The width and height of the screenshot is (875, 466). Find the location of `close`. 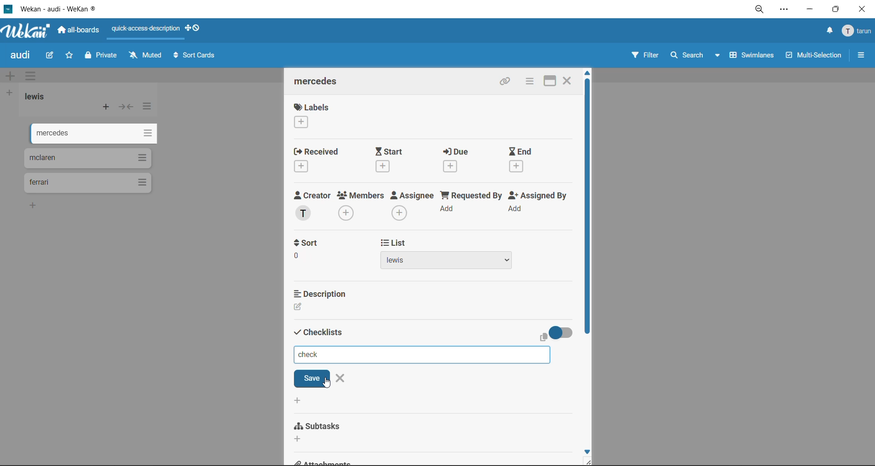

close is located at coordinates (861, 10).